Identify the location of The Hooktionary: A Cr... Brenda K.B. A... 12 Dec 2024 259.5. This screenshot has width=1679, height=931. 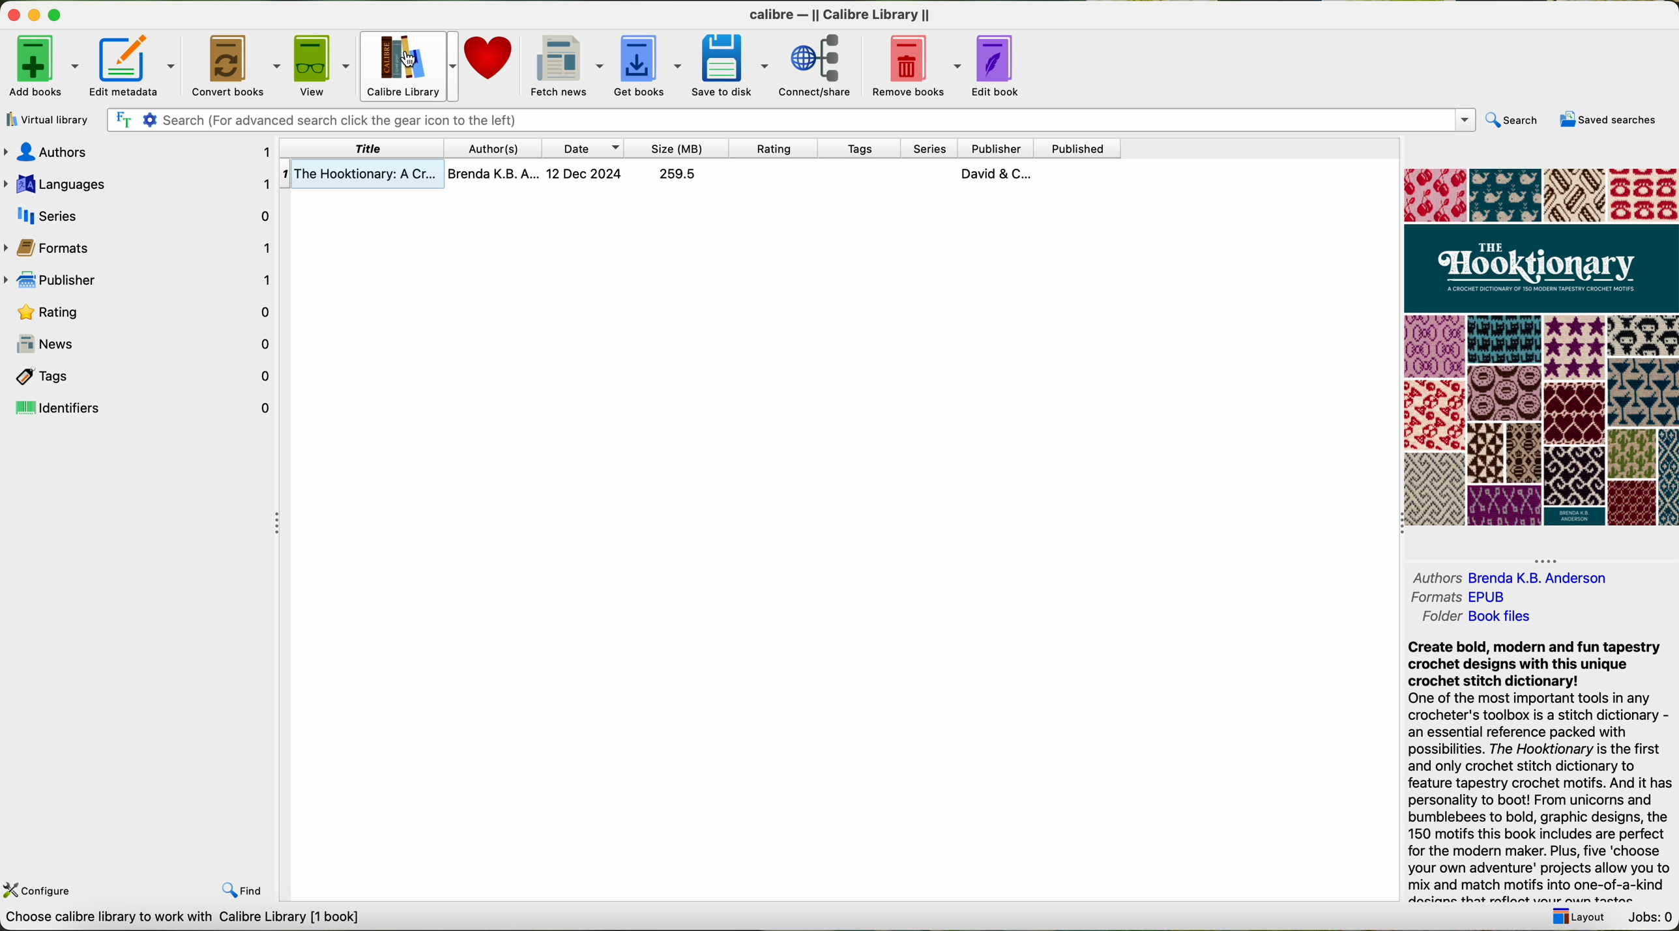
(712, 175).